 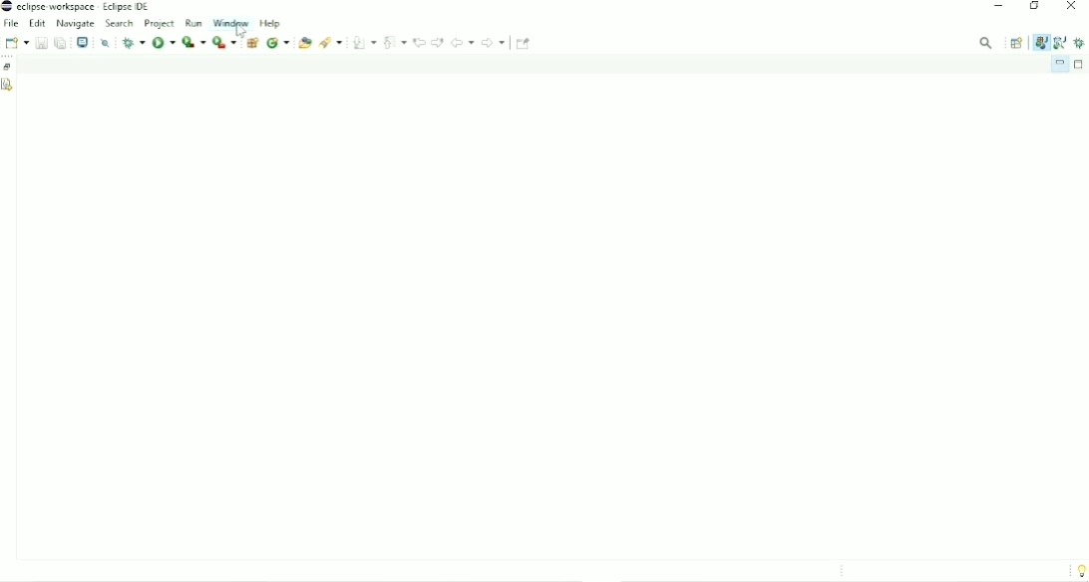 I want to click on Edit, so click(x=38, y=23).